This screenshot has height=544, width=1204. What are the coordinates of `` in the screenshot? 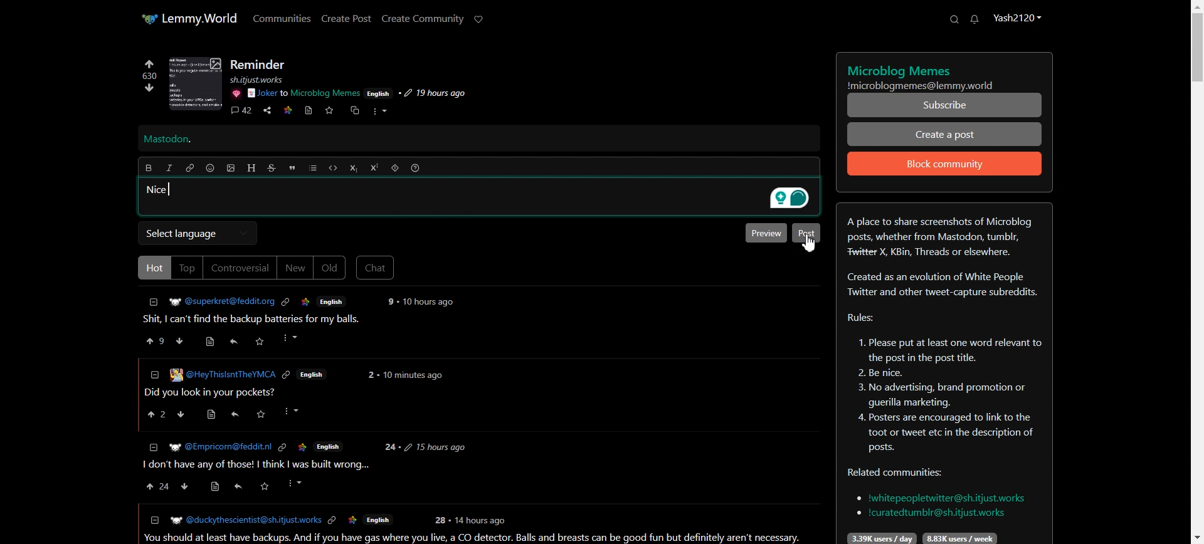 It's located at (389, 301).